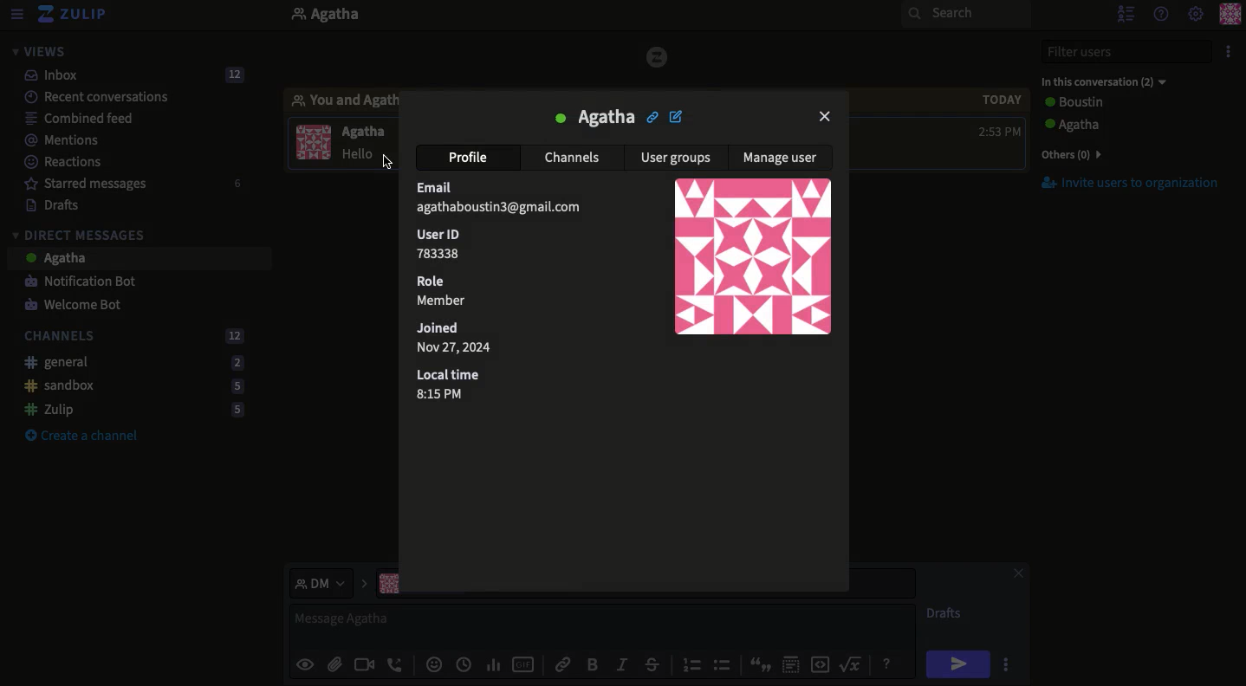 The height and width of the screenshot is (686, 1246). What do you see at coordinates (438, 243) in the screenshot?
I see `User ID` at bounding box center [438, 243].